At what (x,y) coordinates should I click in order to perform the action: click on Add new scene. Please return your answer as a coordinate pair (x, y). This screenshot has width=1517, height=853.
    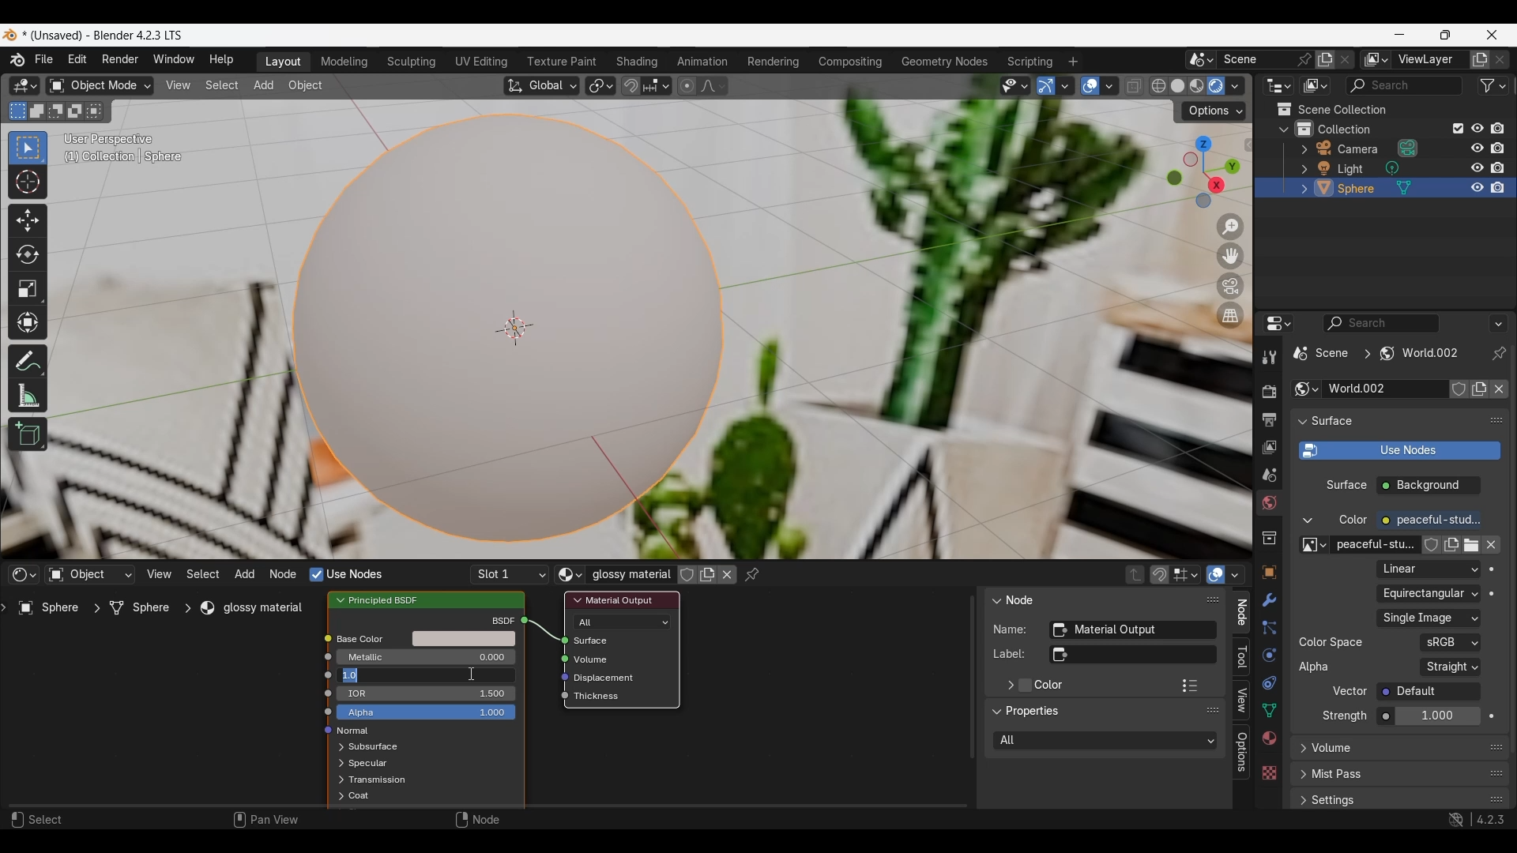
    Looking at the image, I should click on (1327, 59).